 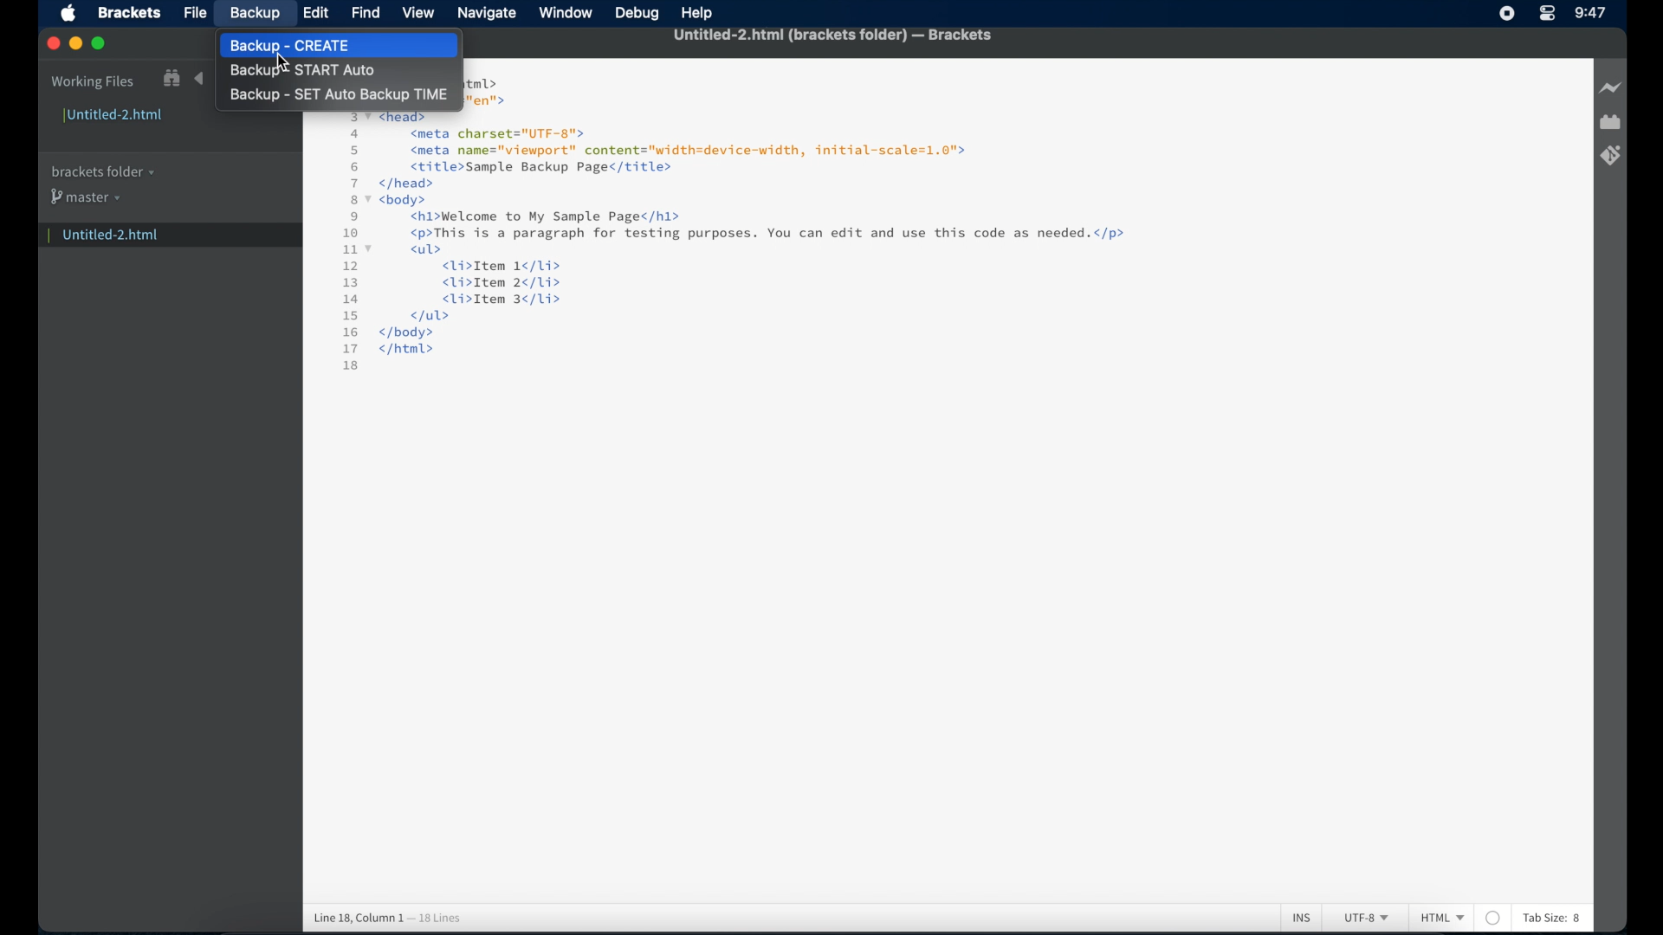 I want to click on extension manager, so click(x=1610, y=122).